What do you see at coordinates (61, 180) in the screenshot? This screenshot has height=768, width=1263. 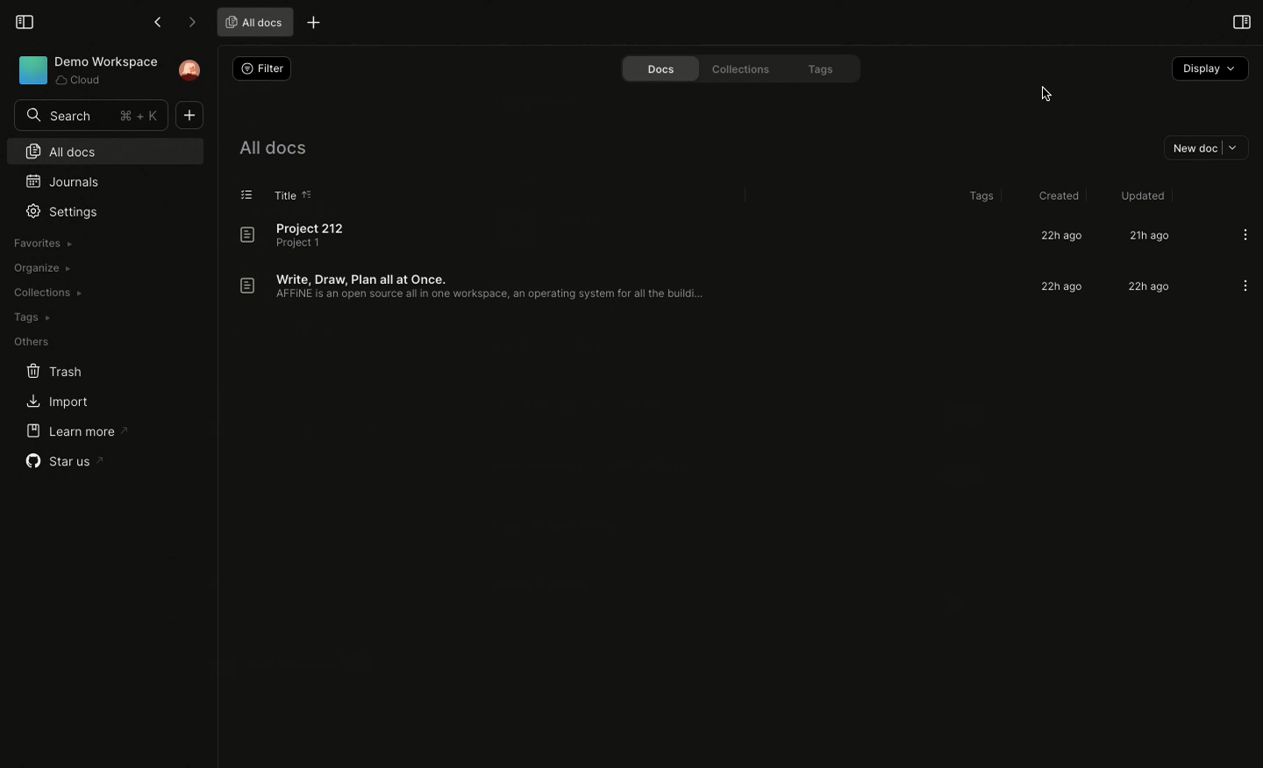 I see `Journals` at bounding box center [61, 180].